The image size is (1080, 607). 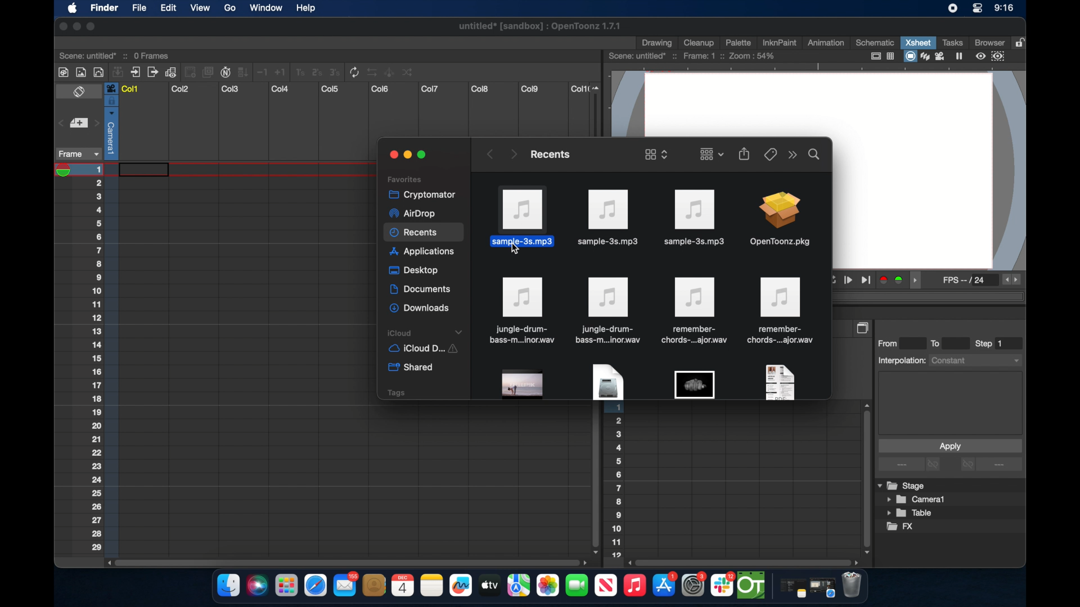 I want to click on apply, so click(x=949, y=446).